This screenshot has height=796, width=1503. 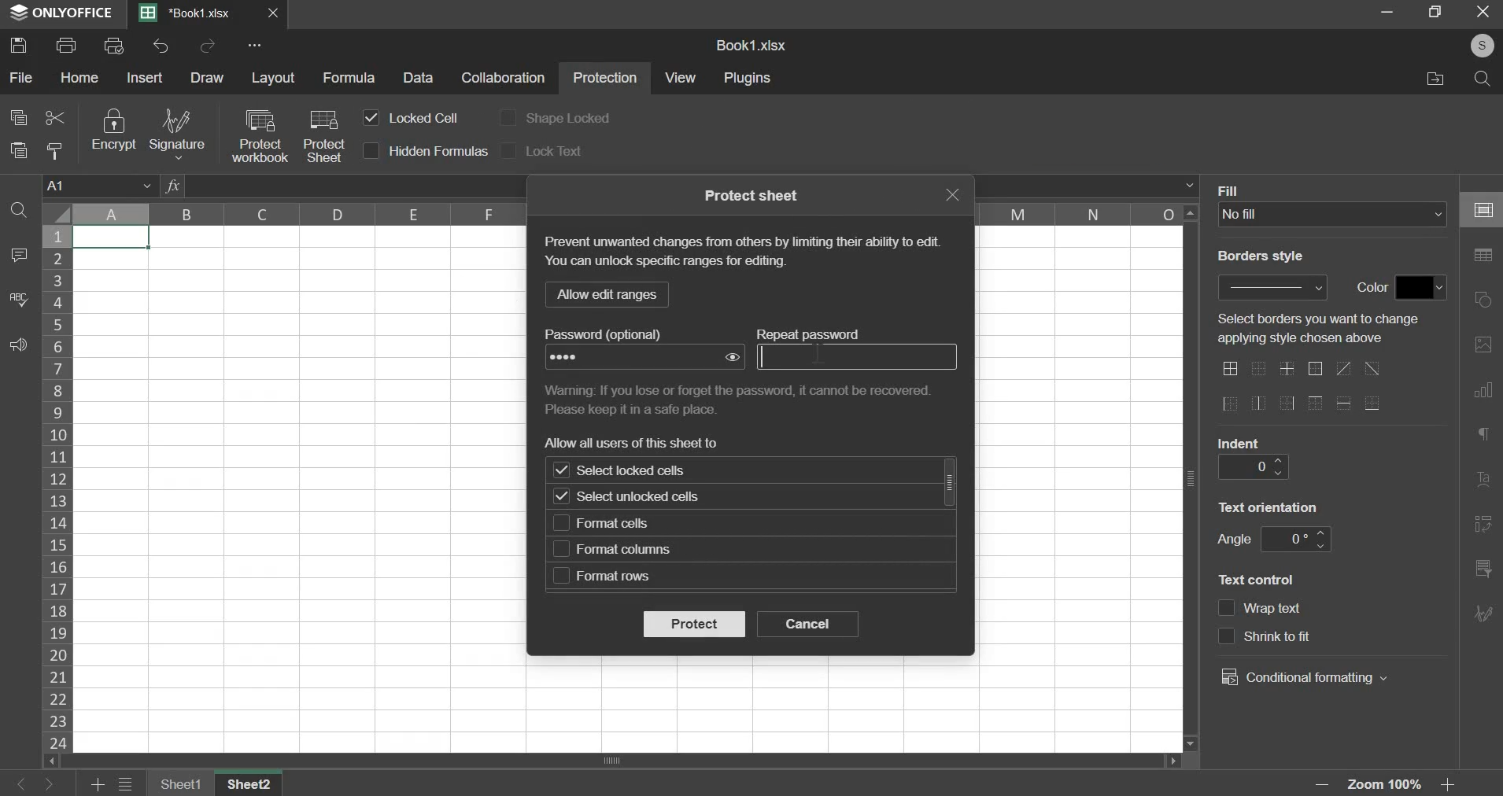 What do you see at coordinates (1276, 610) in the screenshot?
I see `text control` at bounding box center [1276, 610].